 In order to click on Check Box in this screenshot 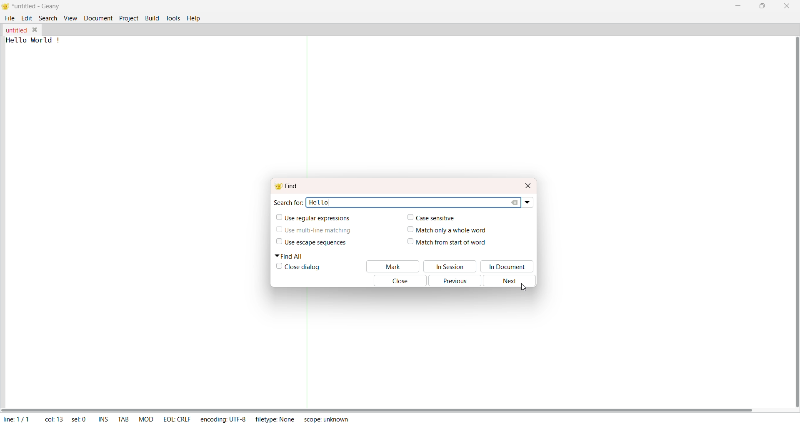, I will do `click(277, 231)`.